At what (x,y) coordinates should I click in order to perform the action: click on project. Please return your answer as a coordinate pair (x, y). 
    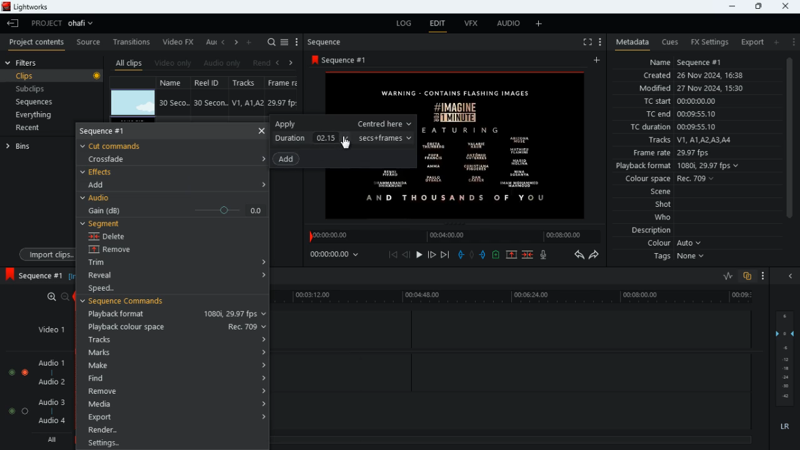
    Looking at the image, I should click on (65, 23).